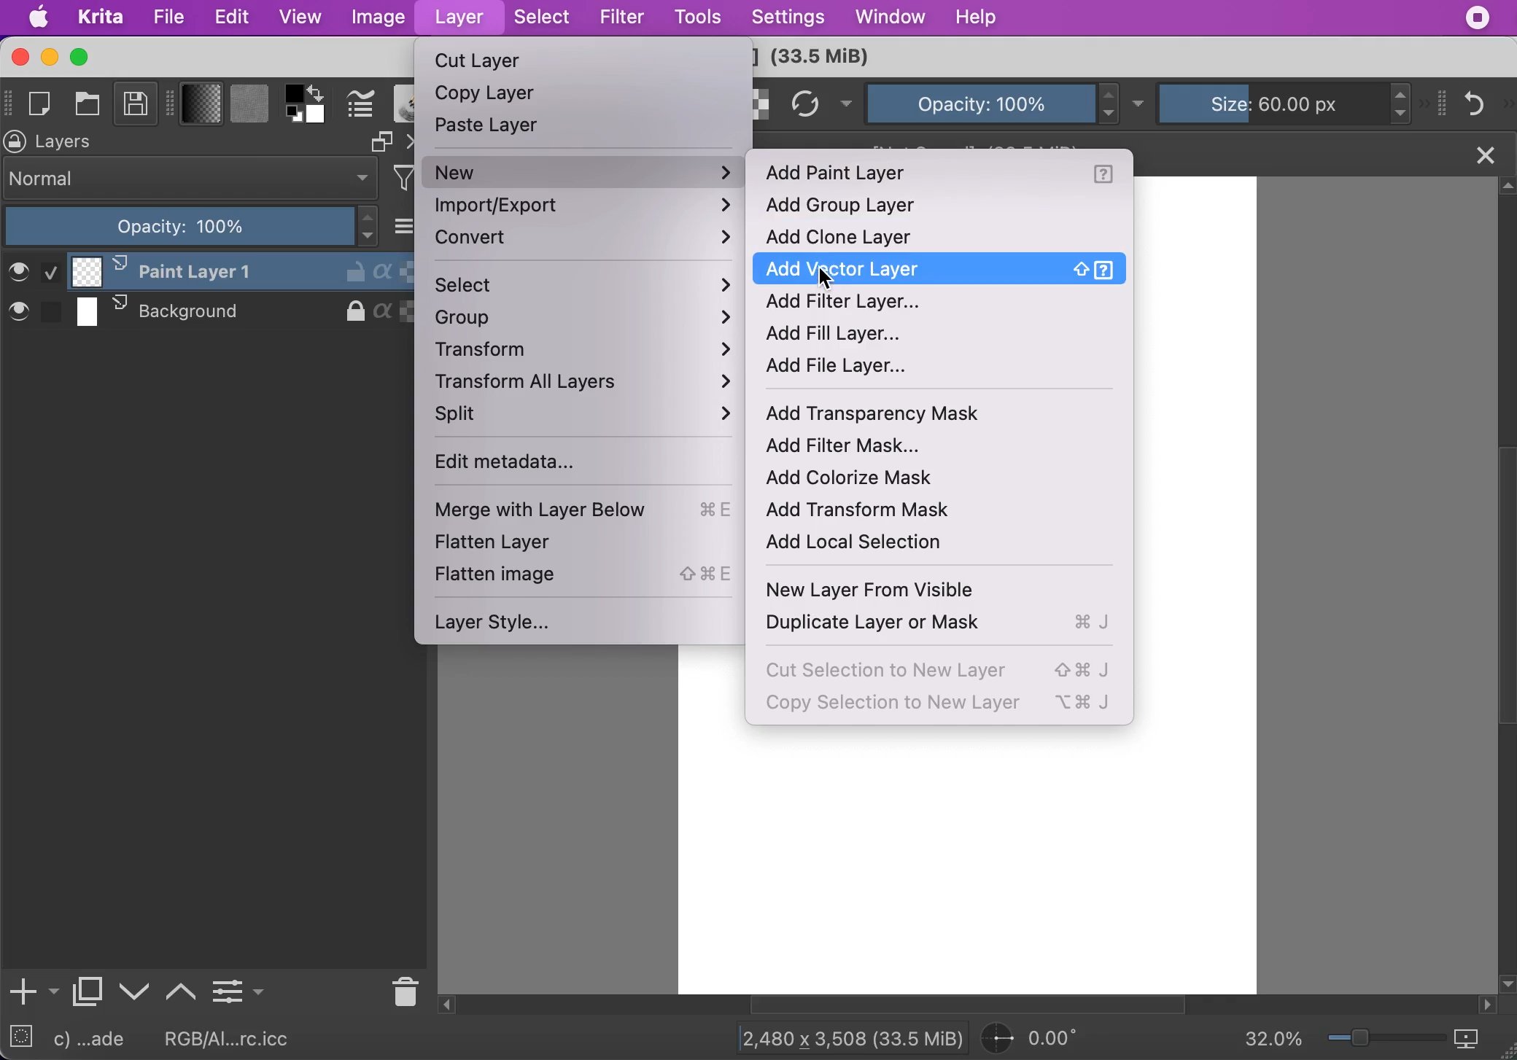  I want to click on show/hide , so click(9, 101).